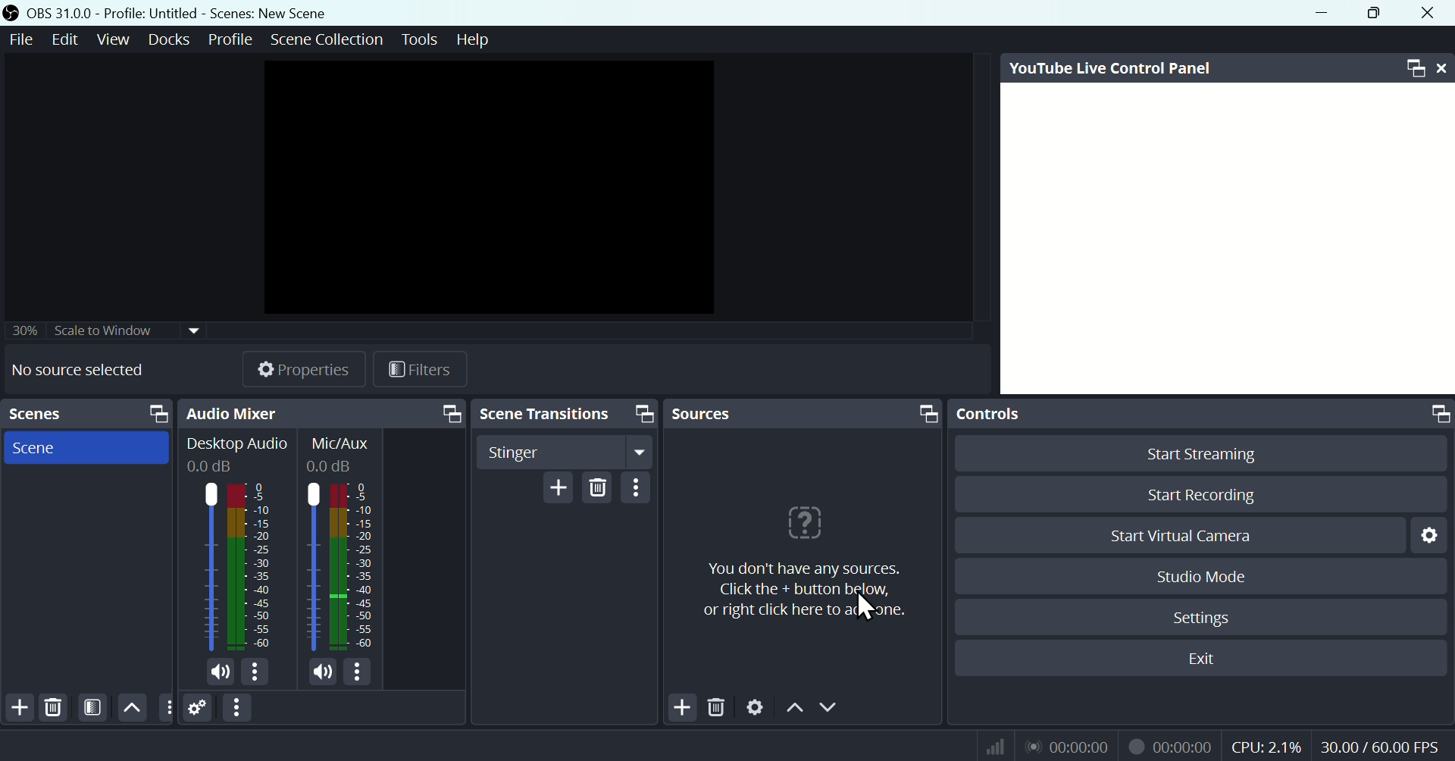  What do you see at coordinates (568, 451) in the screenshot?
I see `Stinger` at bounding box center [568, 451].